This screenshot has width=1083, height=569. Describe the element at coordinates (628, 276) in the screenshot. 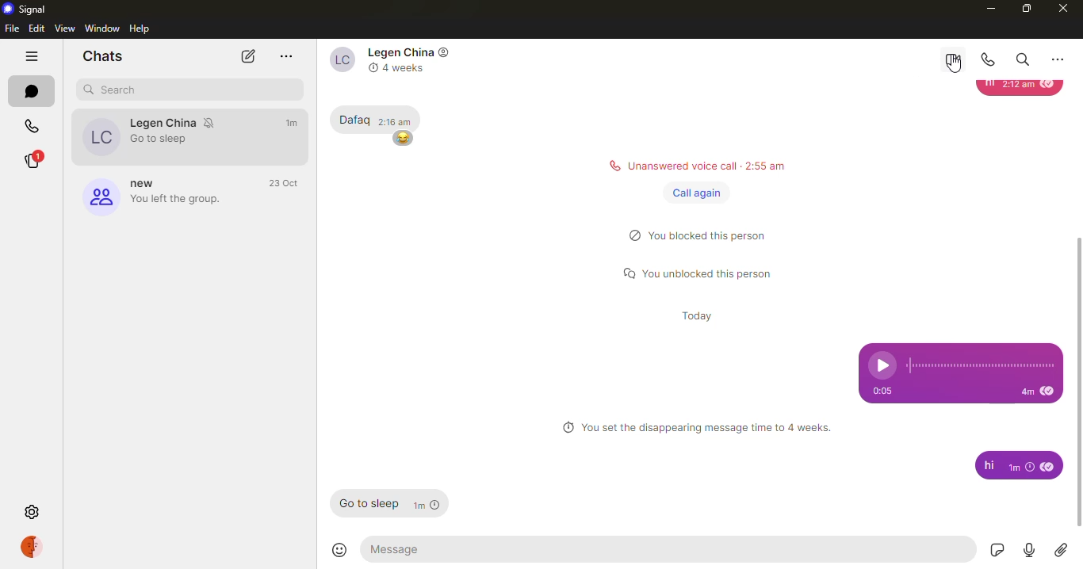

I see `message logo` at that location.